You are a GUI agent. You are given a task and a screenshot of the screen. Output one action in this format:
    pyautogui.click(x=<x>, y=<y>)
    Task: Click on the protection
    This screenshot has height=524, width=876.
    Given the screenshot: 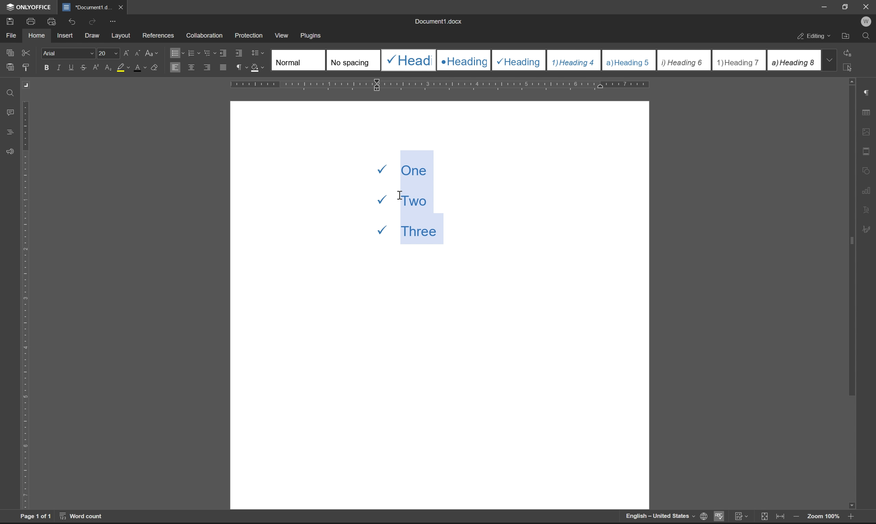 What is the action you would take?
    pyautogui.click(x=250, y=35)
    